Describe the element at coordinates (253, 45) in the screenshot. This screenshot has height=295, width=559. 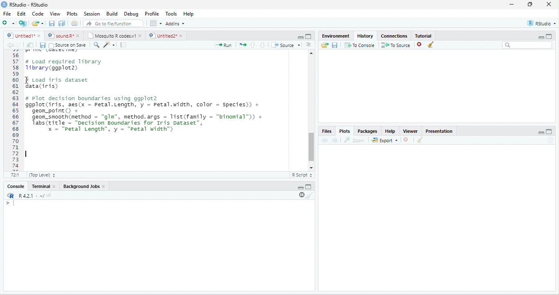
I see `up` at that location.